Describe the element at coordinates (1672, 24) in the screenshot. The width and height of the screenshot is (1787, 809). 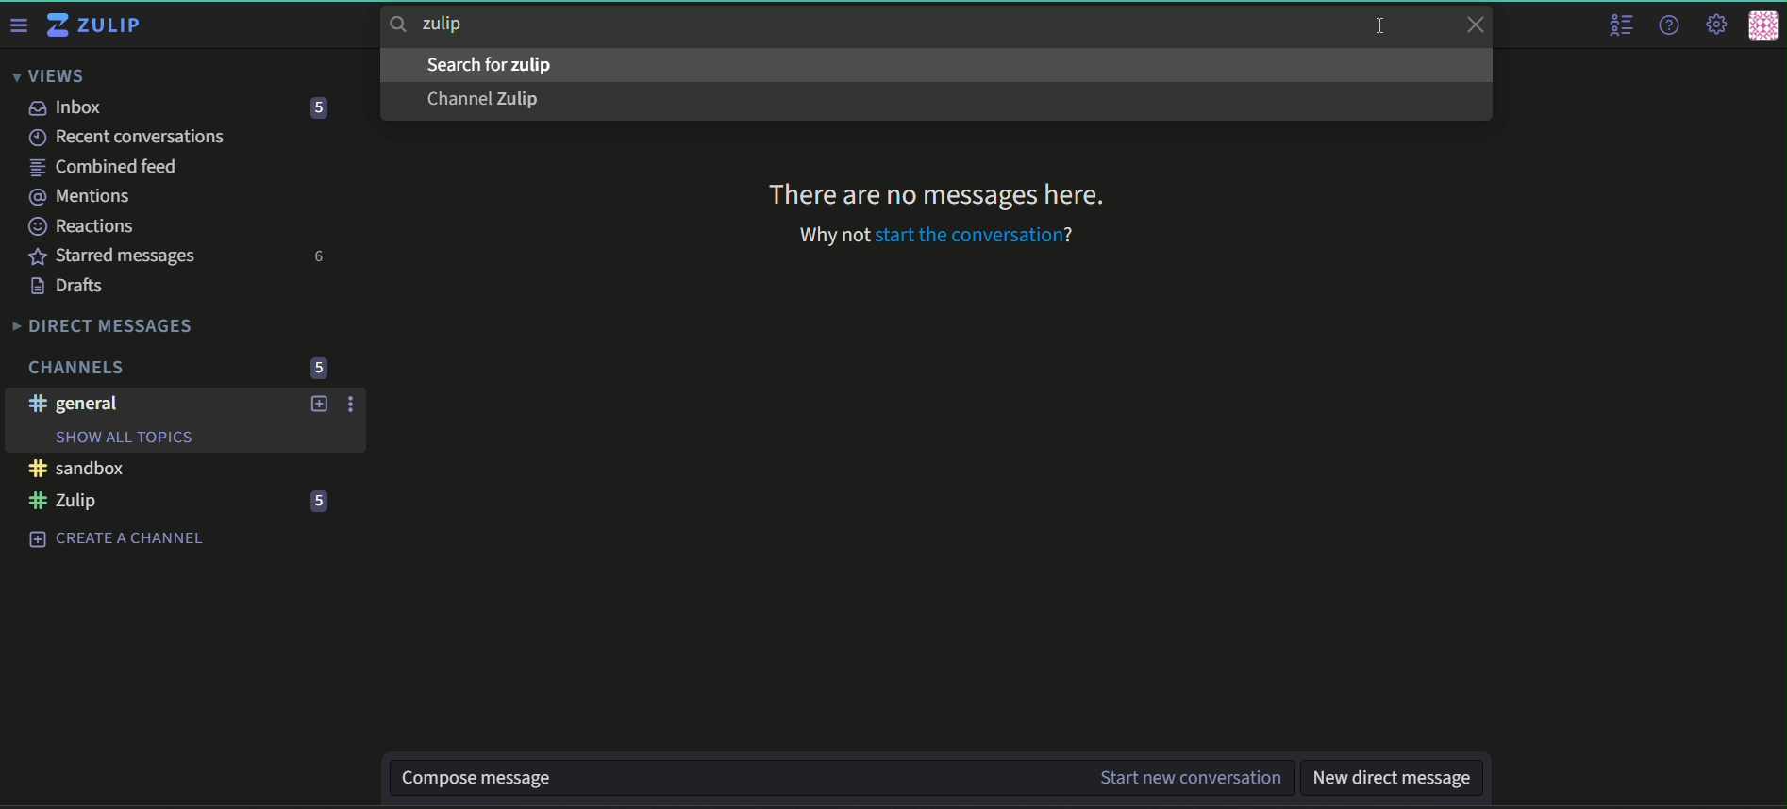
I see `help menu` at that location.